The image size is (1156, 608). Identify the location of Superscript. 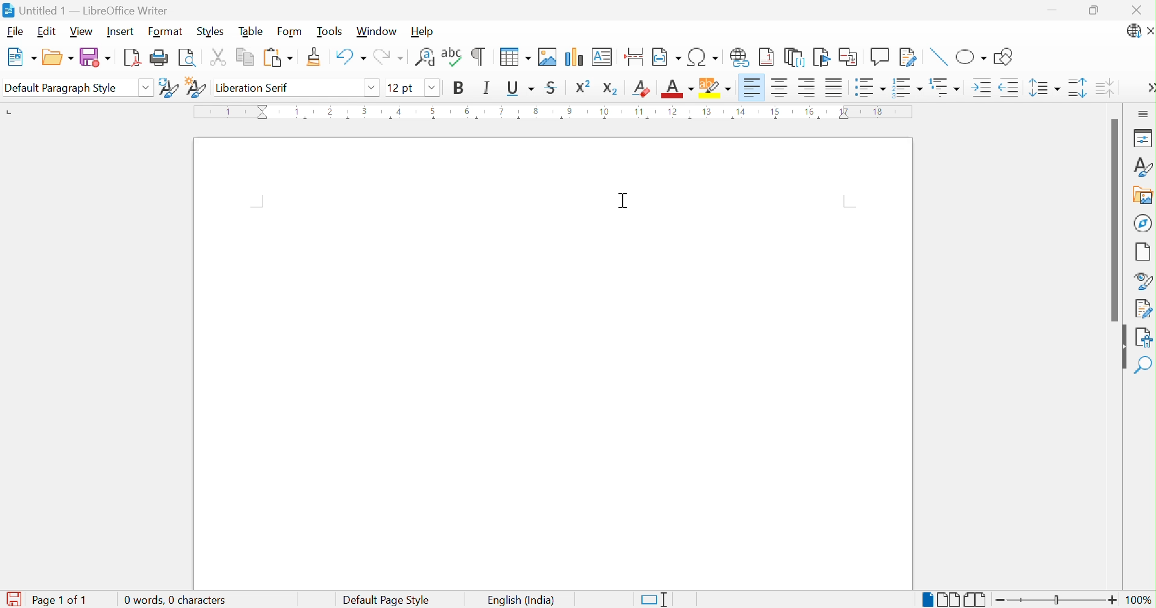
(582, 88).